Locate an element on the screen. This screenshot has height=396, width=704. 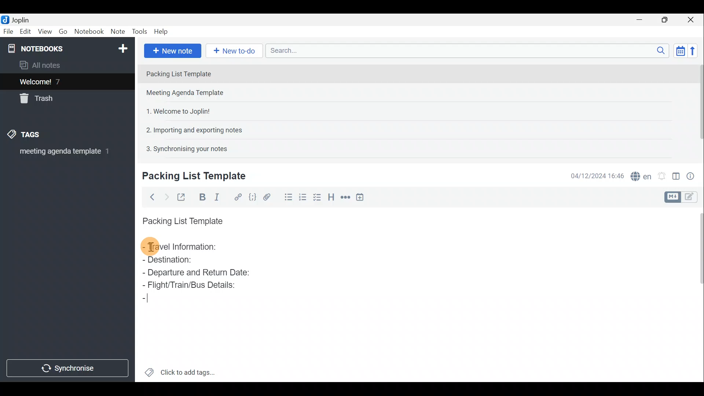
Click to add tags is located at coordinates (180, 370).